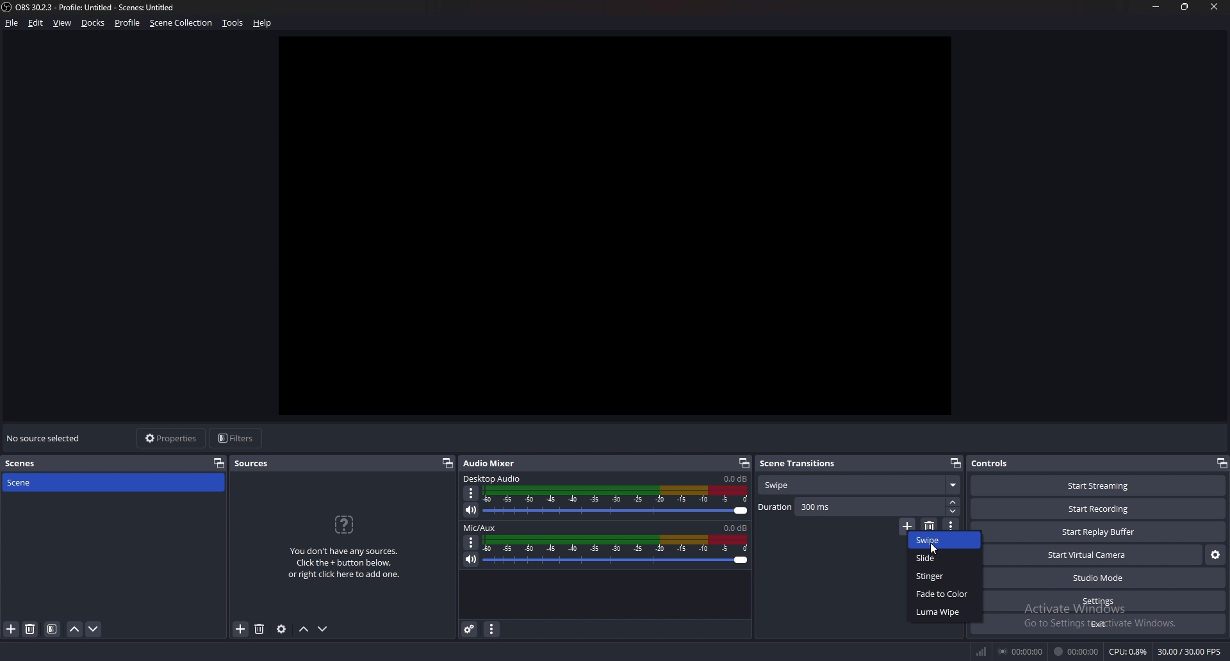  What do you see at coordinates (240, 631) in the screenshot?
I see `add source` at bounding box center [240, 631].